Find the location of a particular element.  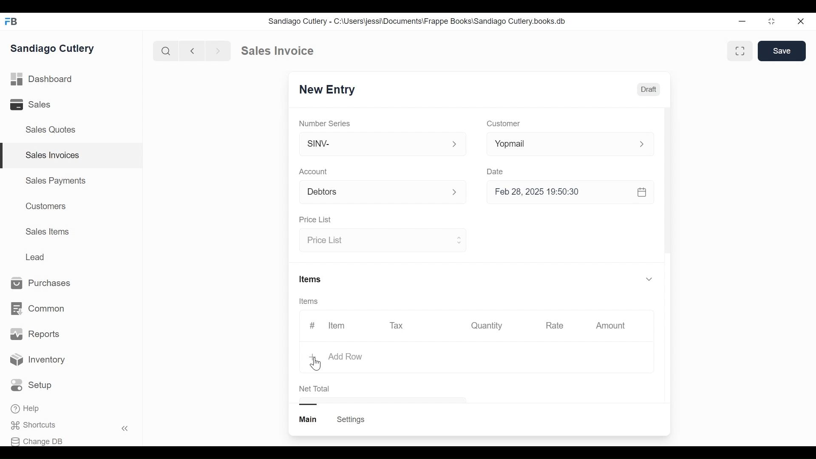

Save  is located at coordinates (782, 51).